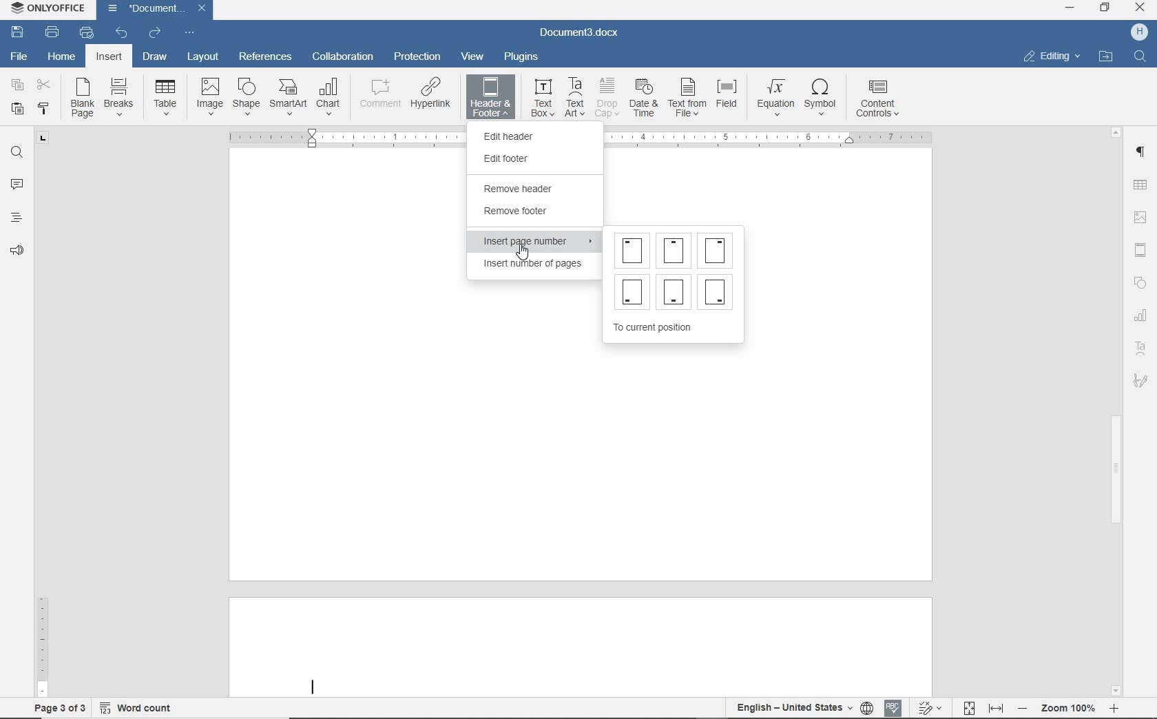 The width and height of the screenshot is (1157, 719). Describe the element at coordinates (18, 107) in the screenshot. I see `PASTE` at that location.